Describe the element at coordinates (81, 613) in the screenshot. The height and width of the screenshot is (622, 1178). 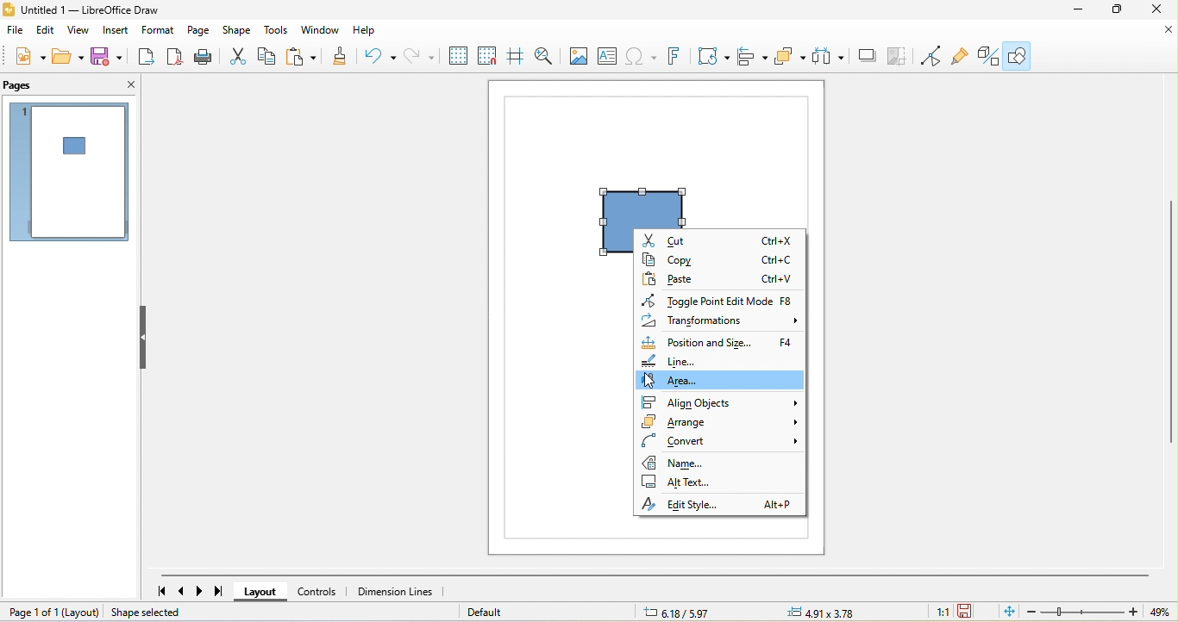
I see `layout` at that location.